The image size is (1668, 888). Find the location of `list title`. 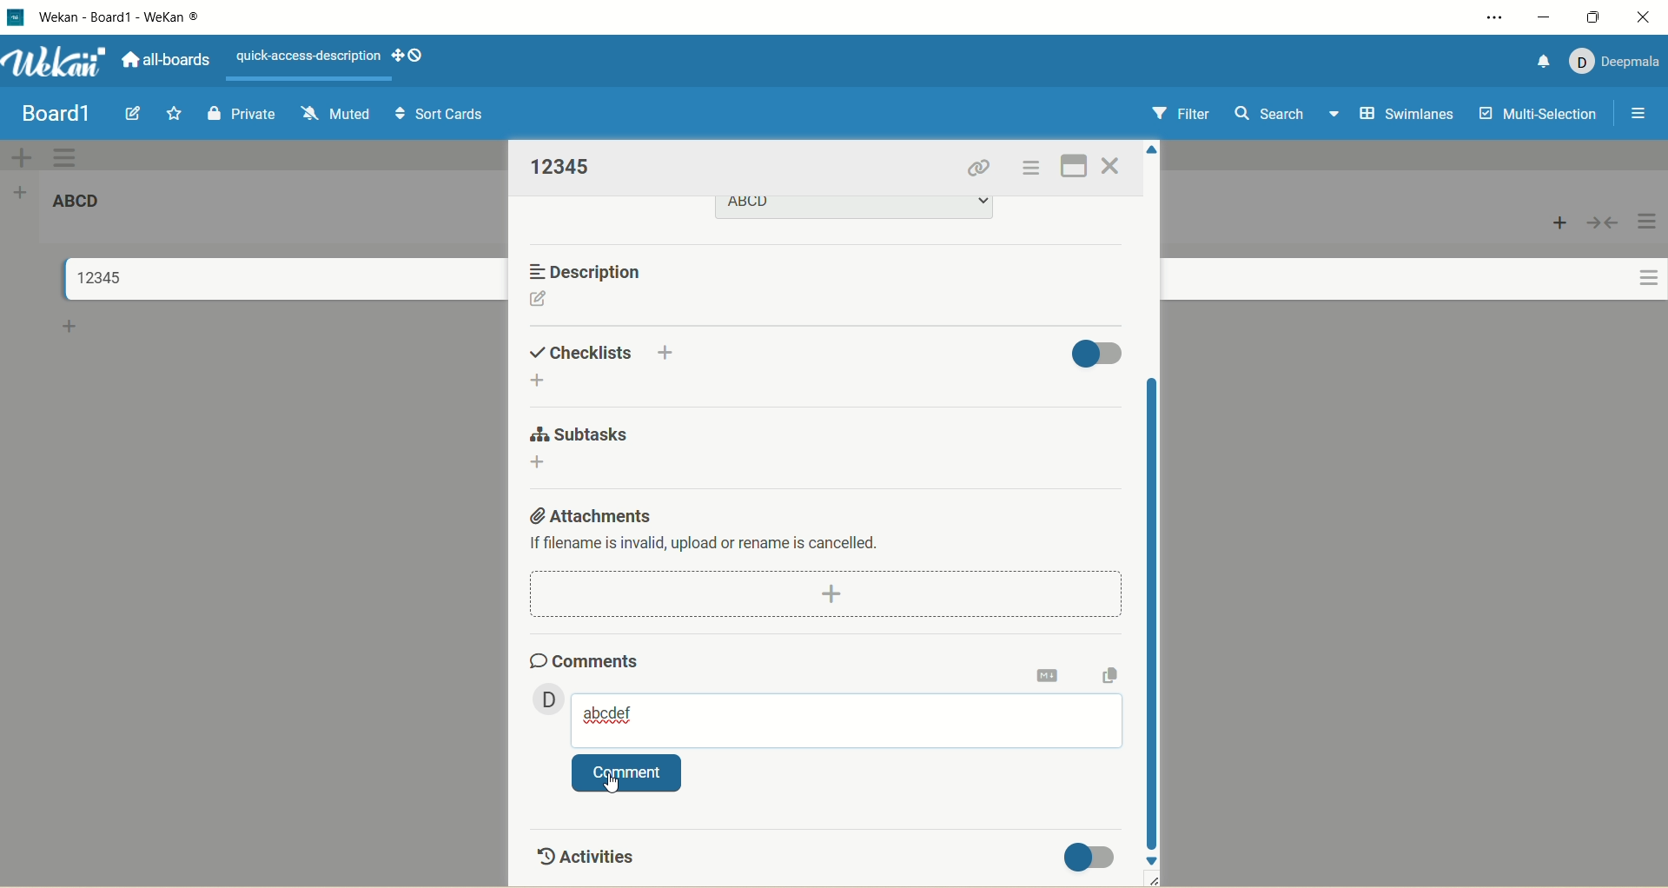

list title is located at coordinates (85, 206).